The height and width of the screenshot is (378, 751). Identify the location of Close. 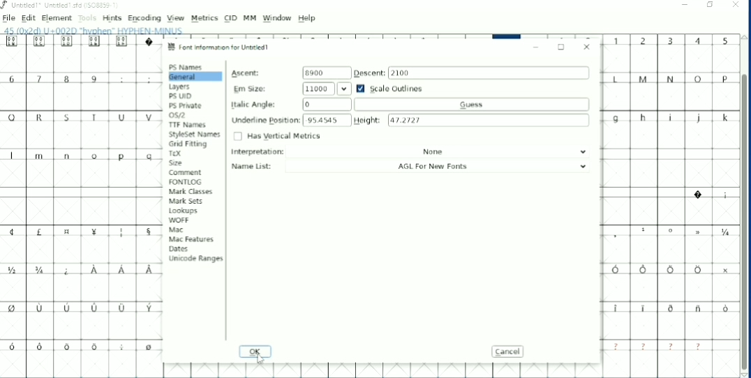
(736, 6).